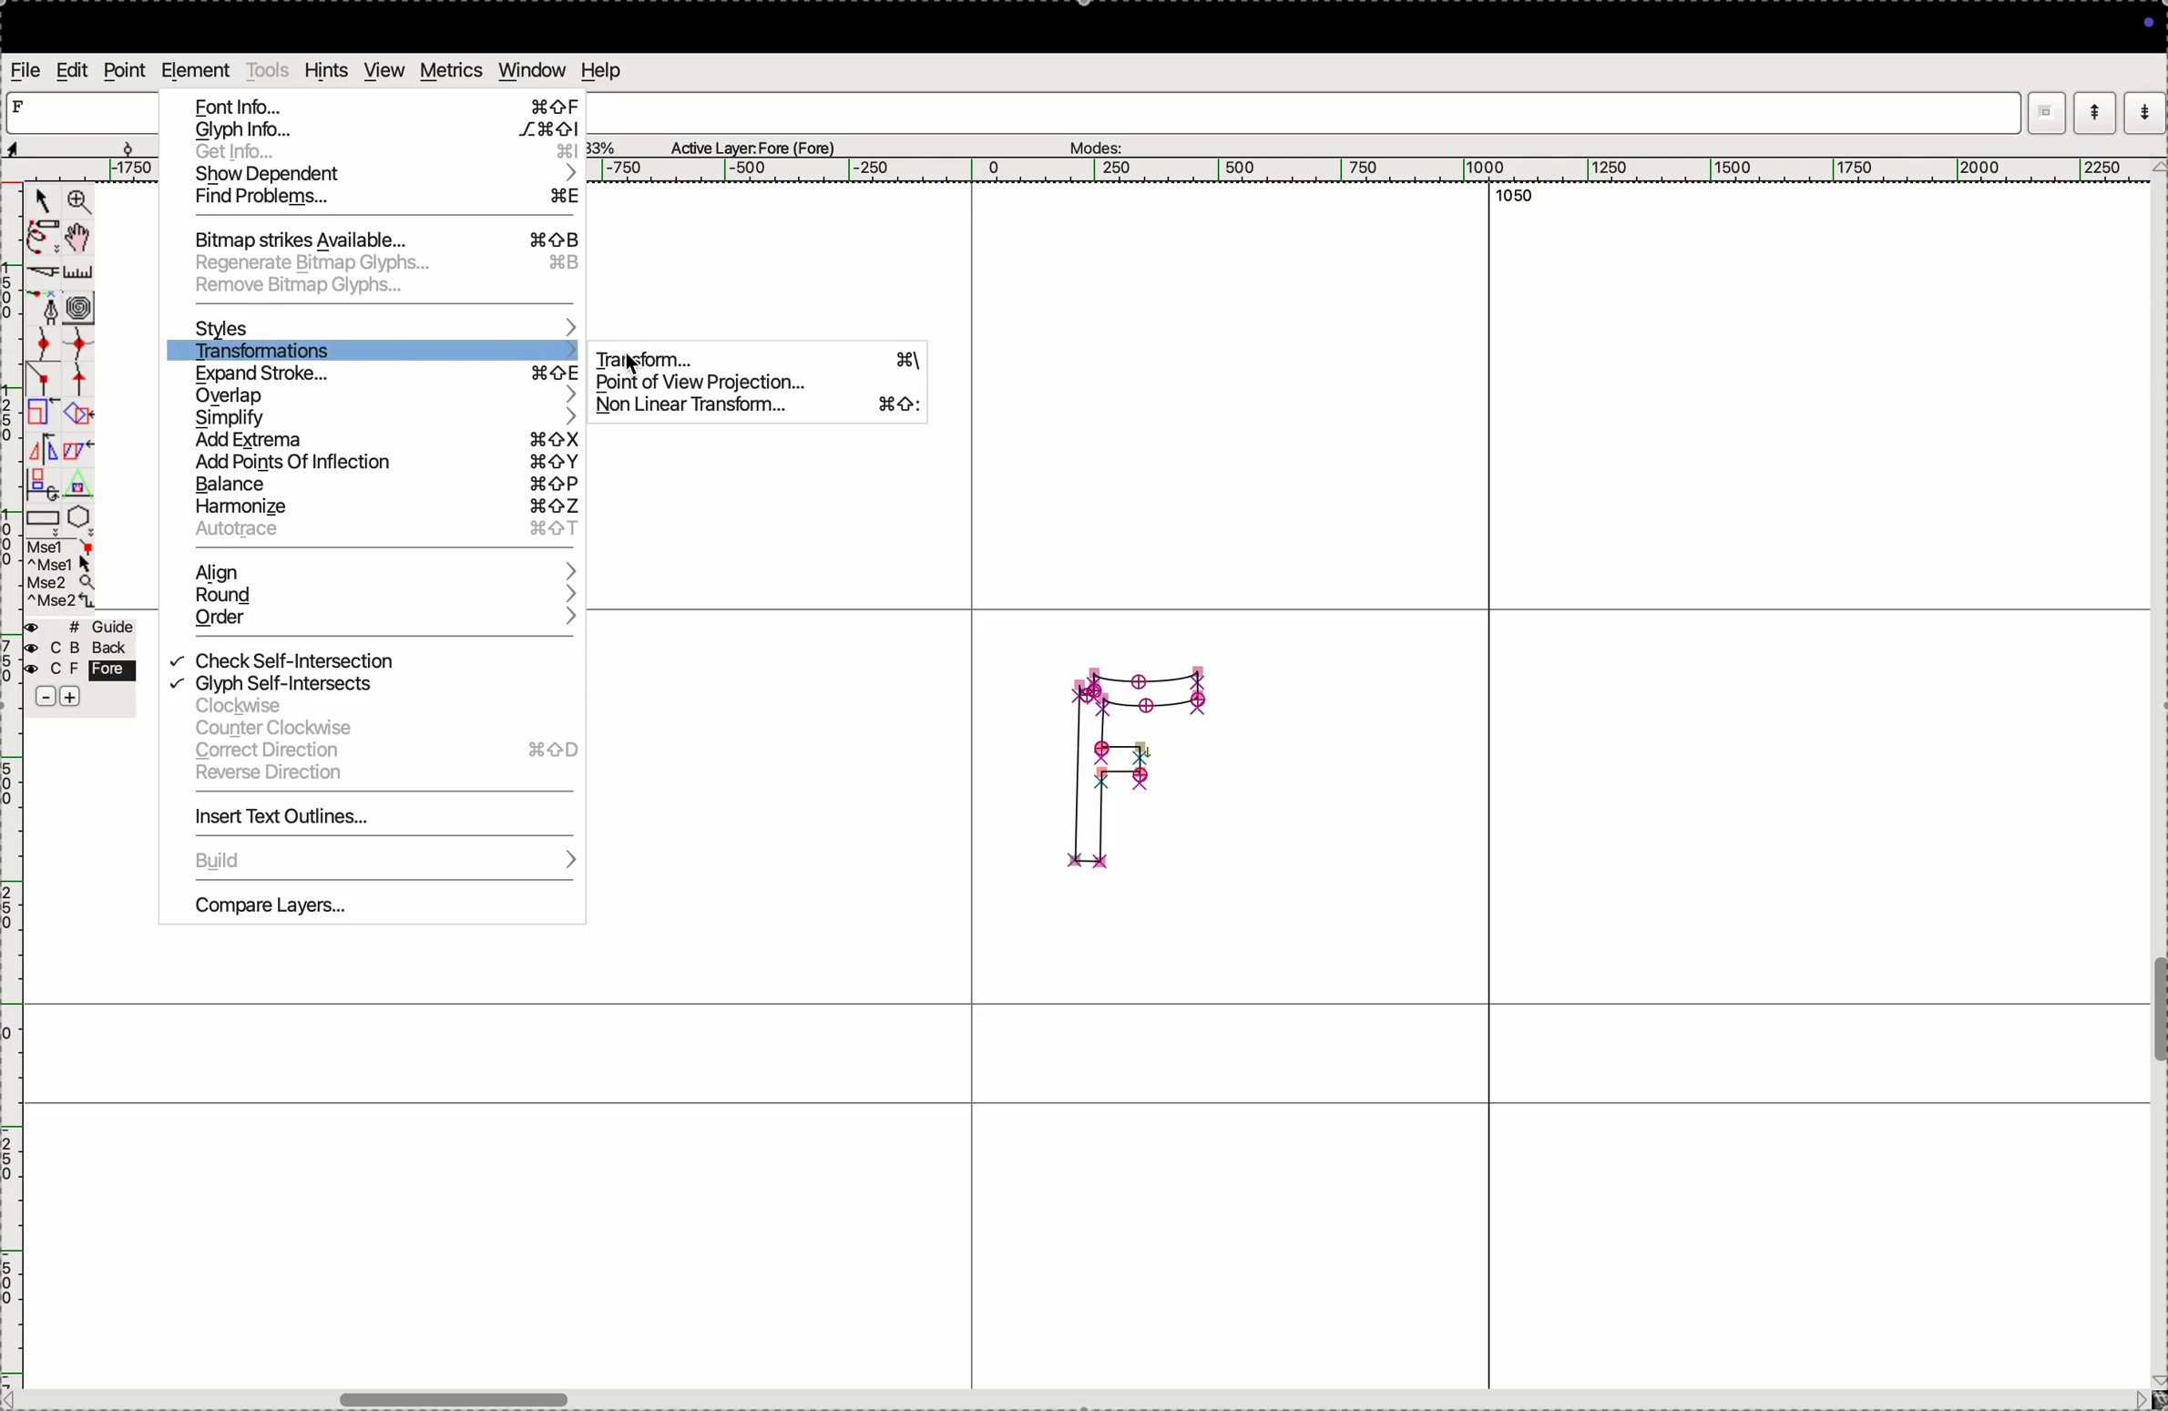 This screenshot has height=1411, width=2168. What do you see at coordinates (385, 375) in the screenshot?
I see `expand stroke` at bounding box center [385, 375].